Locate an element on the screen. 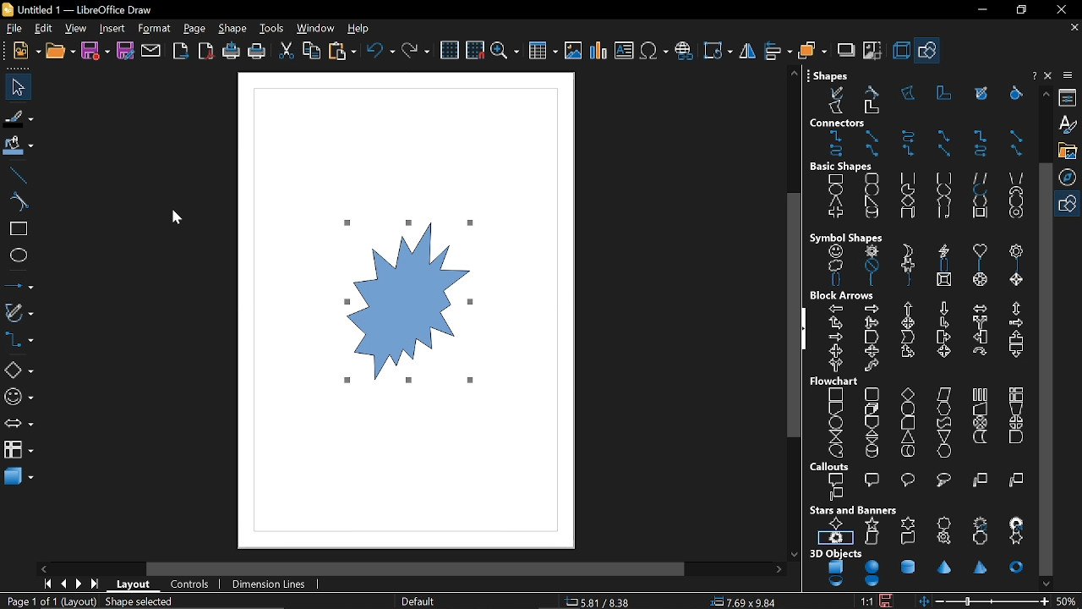  print is located at coordinates (255, 52).